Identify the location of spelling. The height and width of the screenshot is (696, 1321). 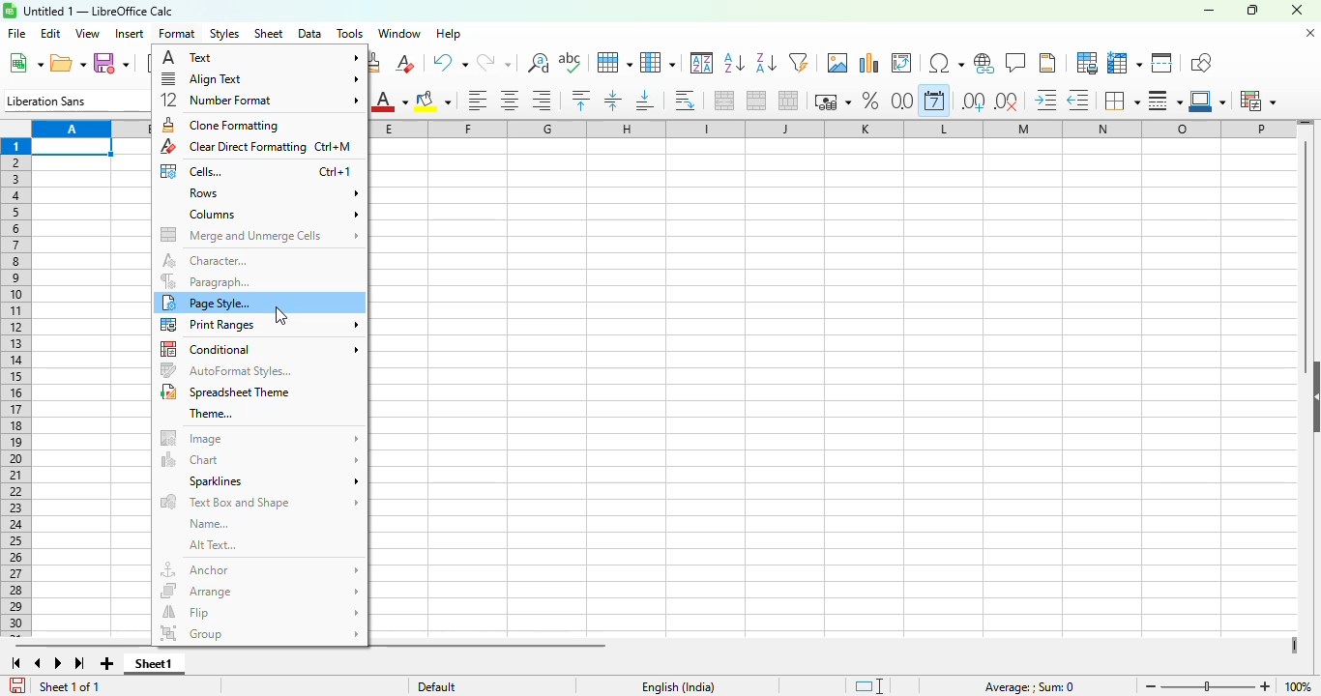
(571, 62).